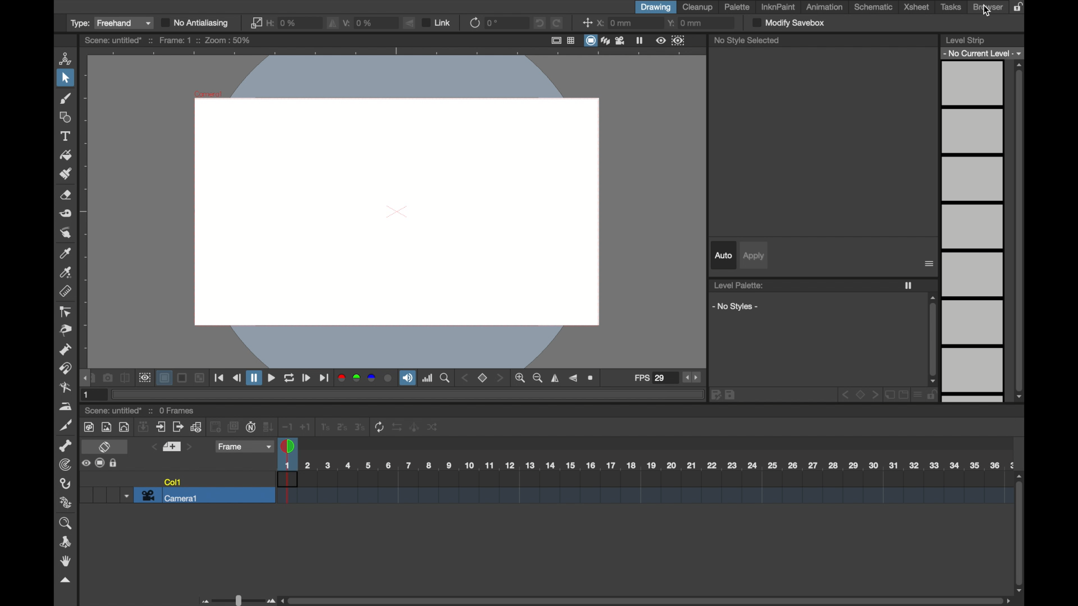 The height and width of the screenshot is (606, 1078). I want to click on 1, so click(325, 426).